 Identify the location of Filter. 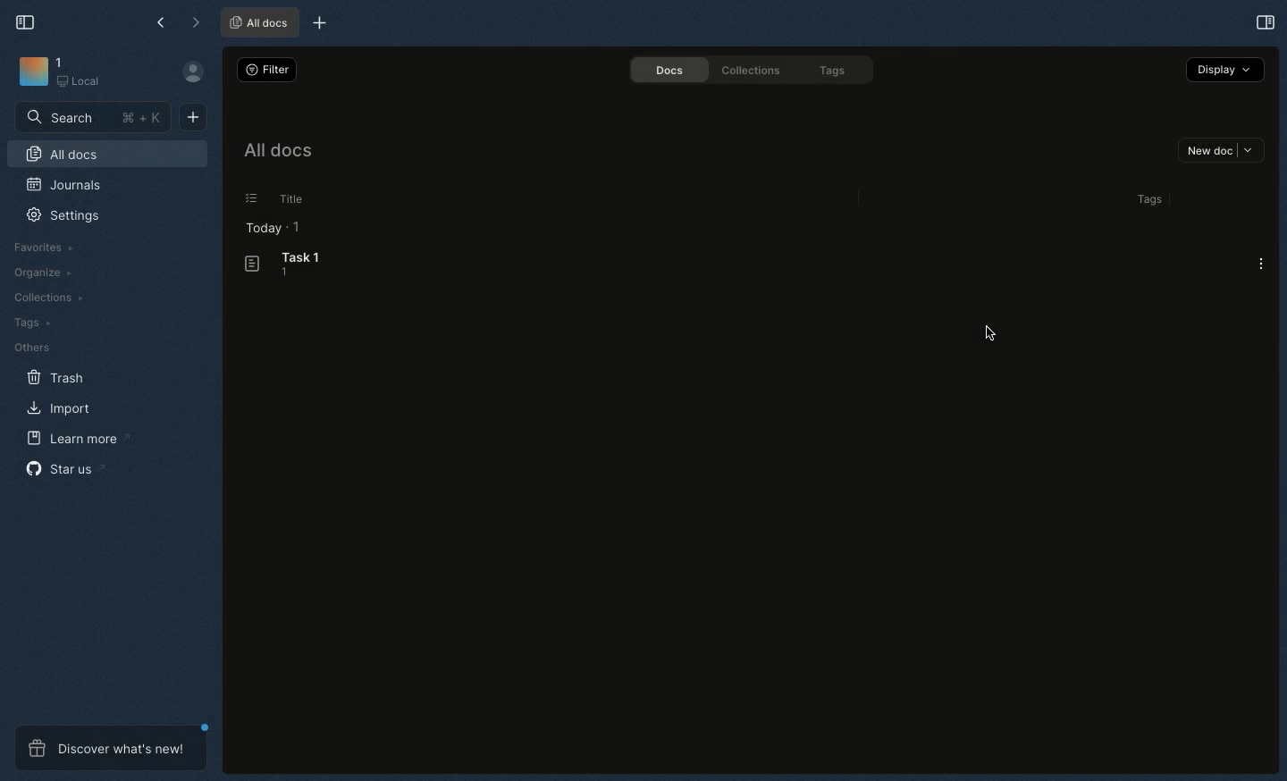
(268, 70).